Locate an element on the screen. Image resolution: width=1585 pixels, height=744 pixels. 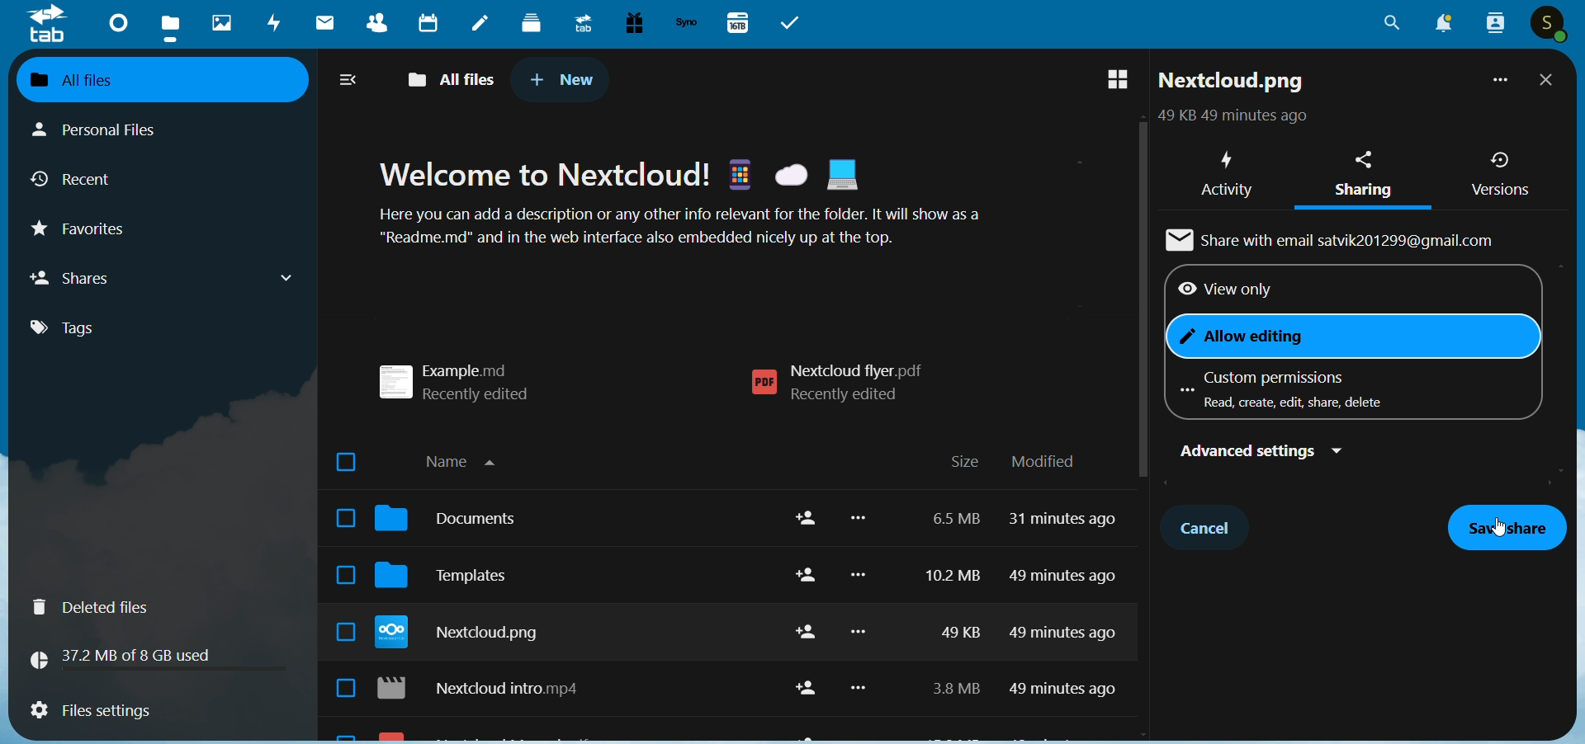
search is located at coordinates (1392, 28).